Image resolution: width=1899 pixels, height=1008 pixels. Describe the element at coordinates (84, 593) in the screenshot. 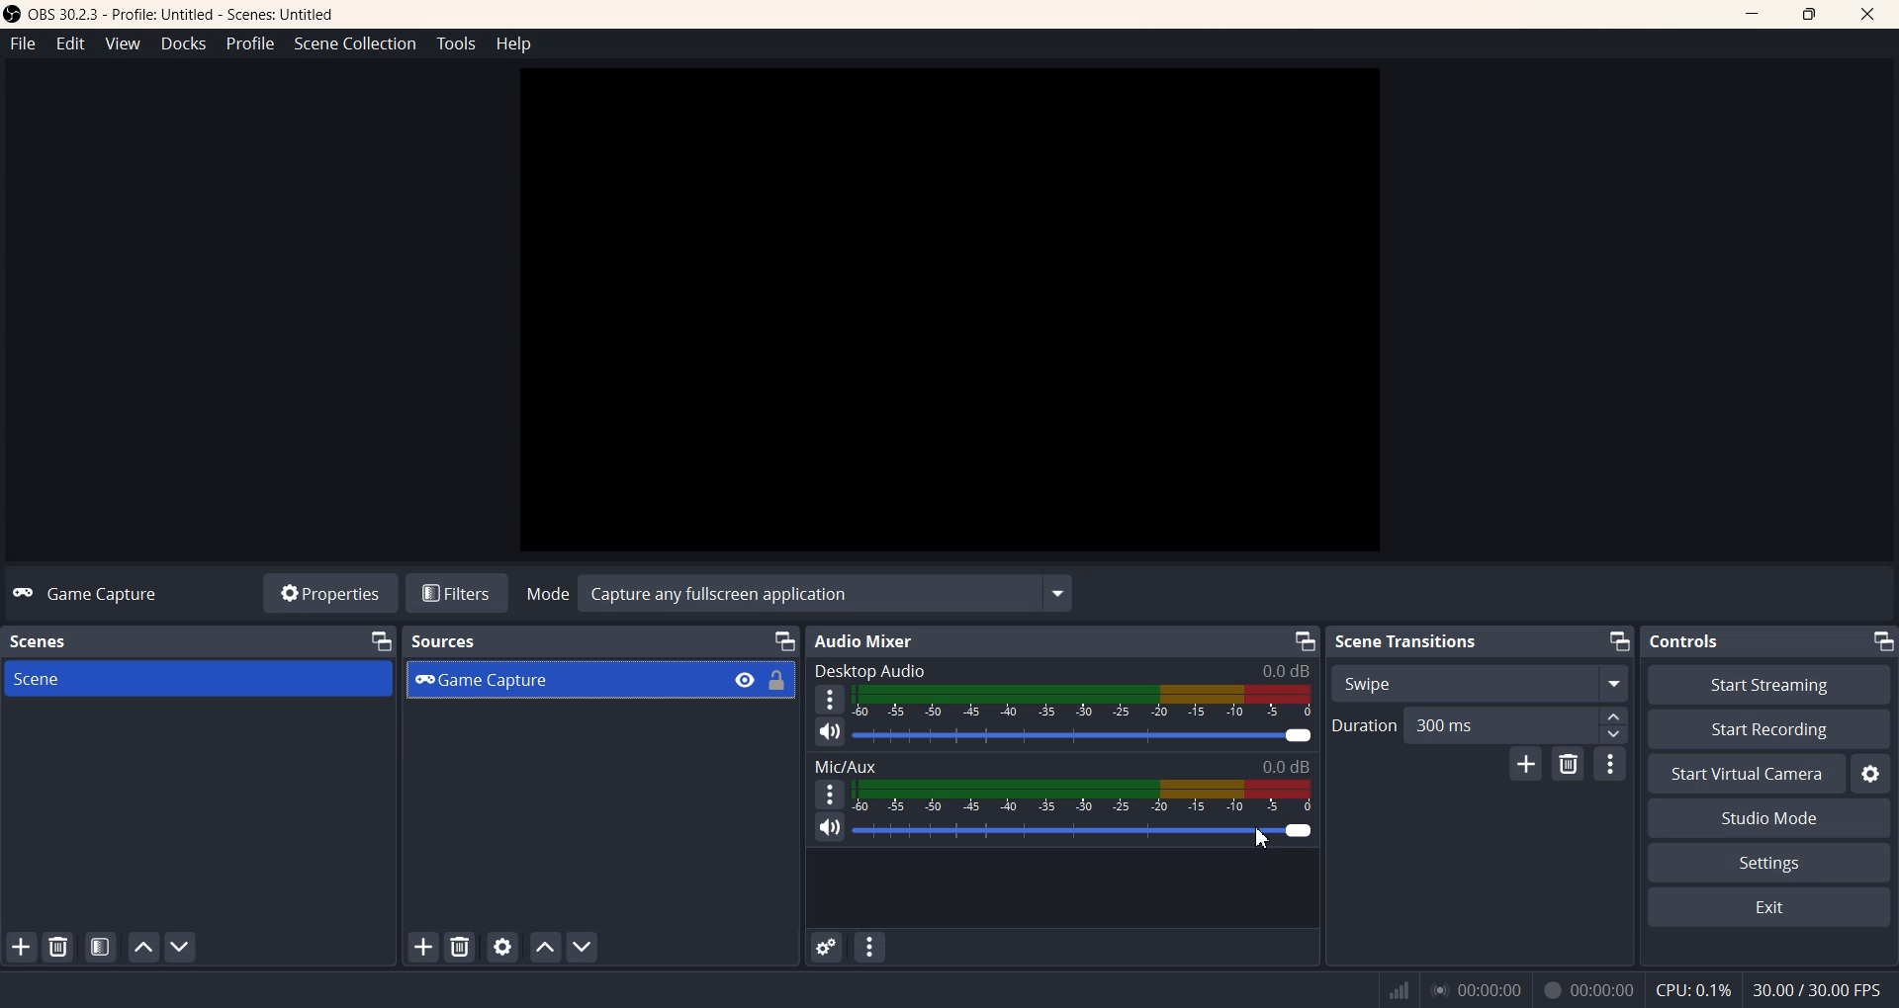

I see `Text` at that location.